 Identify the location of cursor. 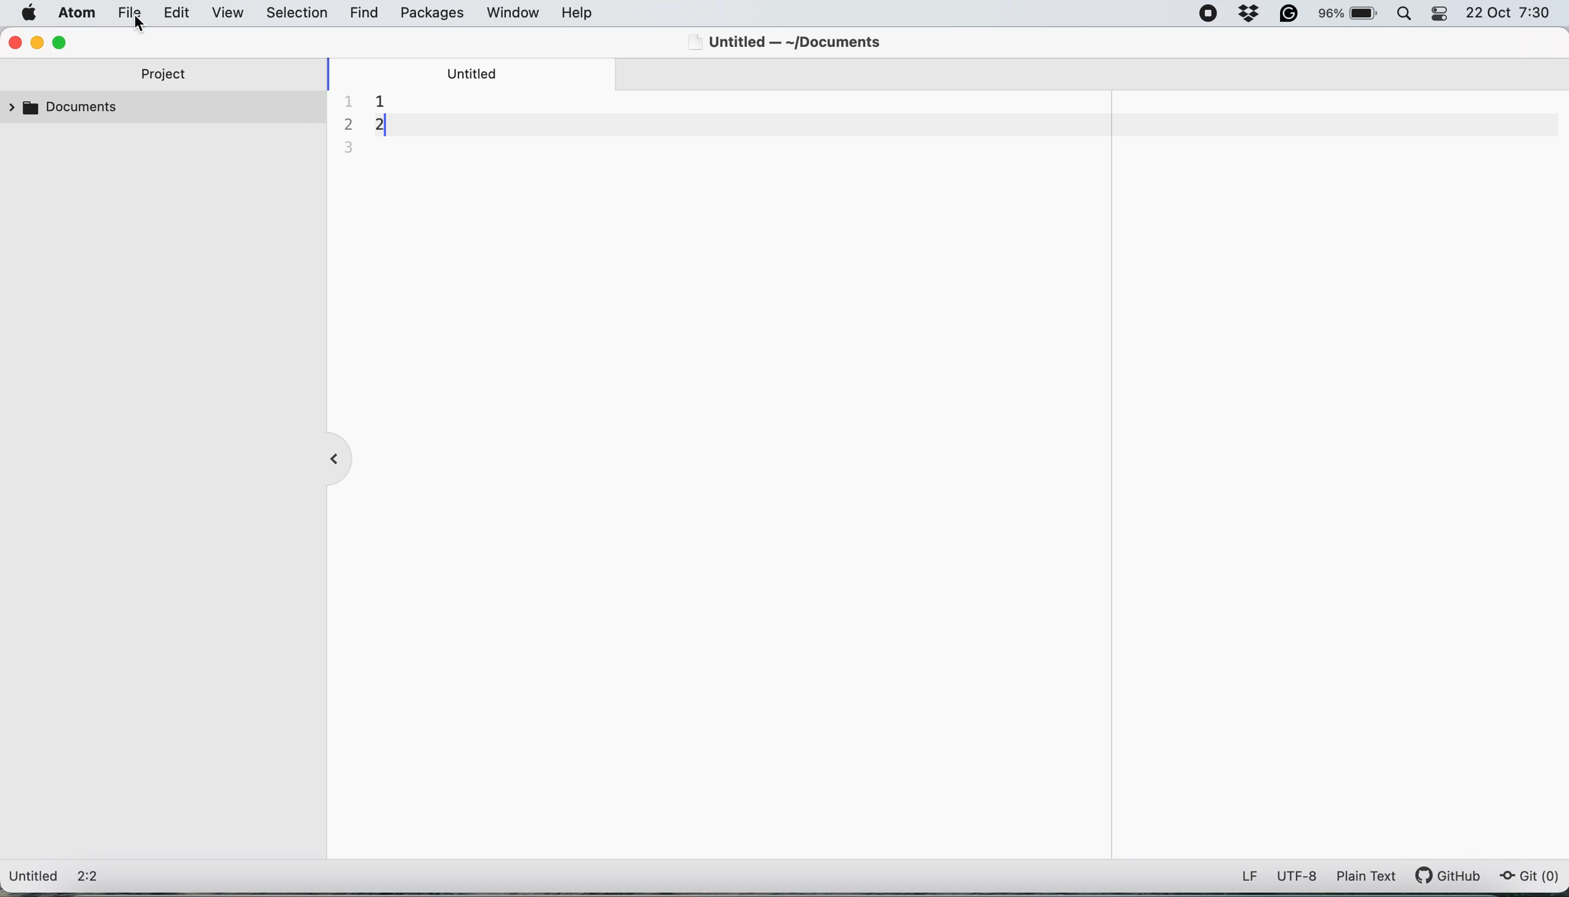
(145, 23).